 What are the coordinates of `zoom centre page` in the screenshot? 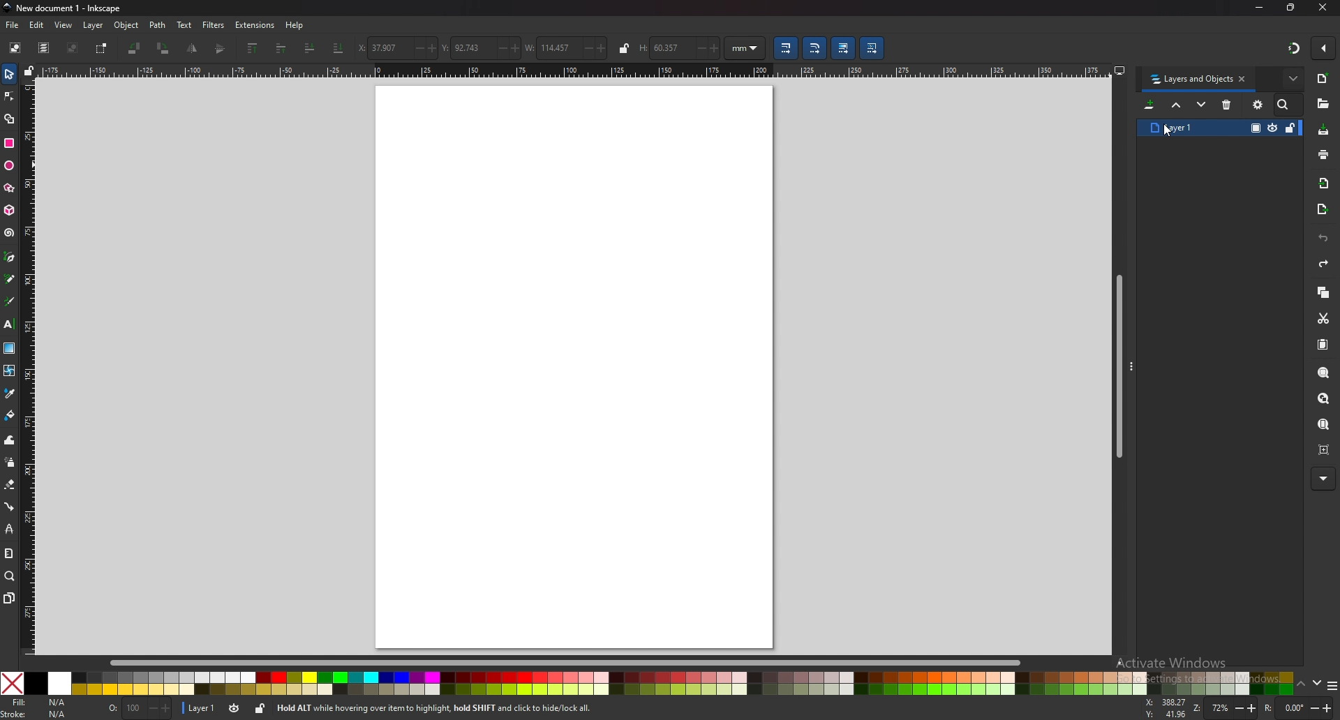 It's located at (1325, 450).